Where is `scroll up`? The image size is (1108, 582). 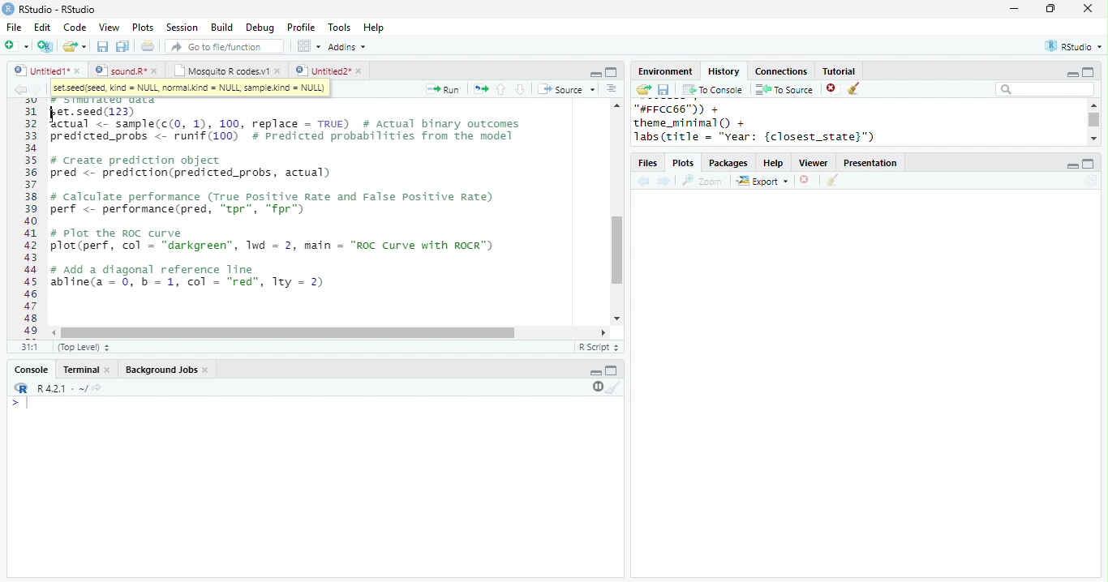 scroll up is located at coordinates (616, 105).